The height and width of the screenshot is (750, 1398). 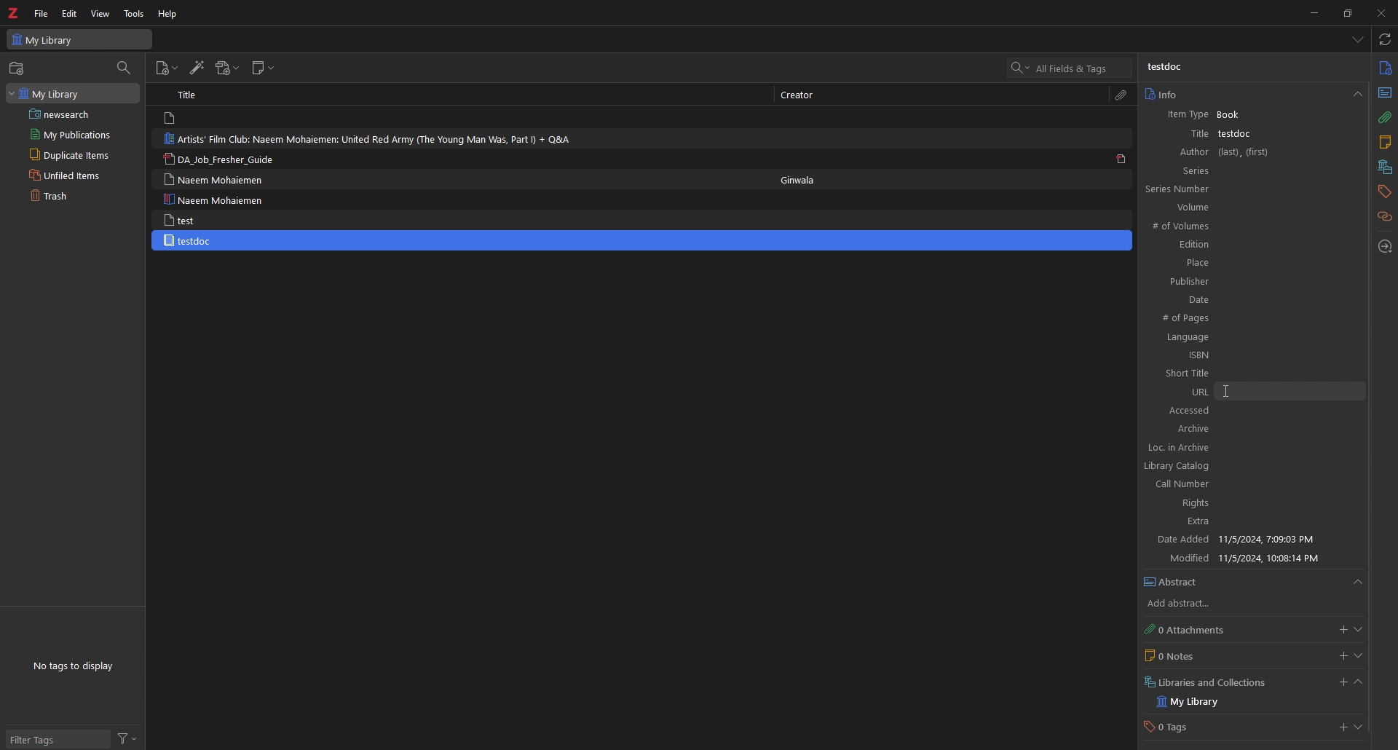 What do you see at coordinates (71, 13) in the screenshot?
I see `edit` at bounding box center [71, 13].